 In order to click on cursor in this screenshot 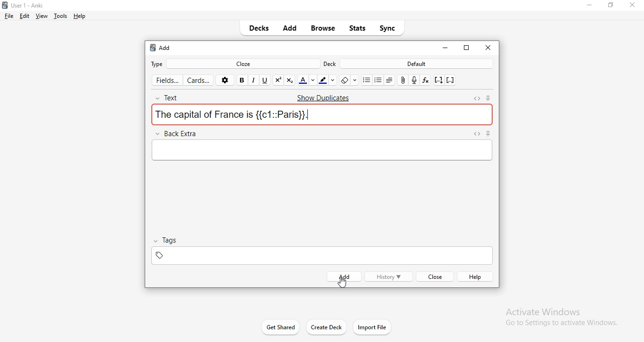, I will do `click(341, 278)`.